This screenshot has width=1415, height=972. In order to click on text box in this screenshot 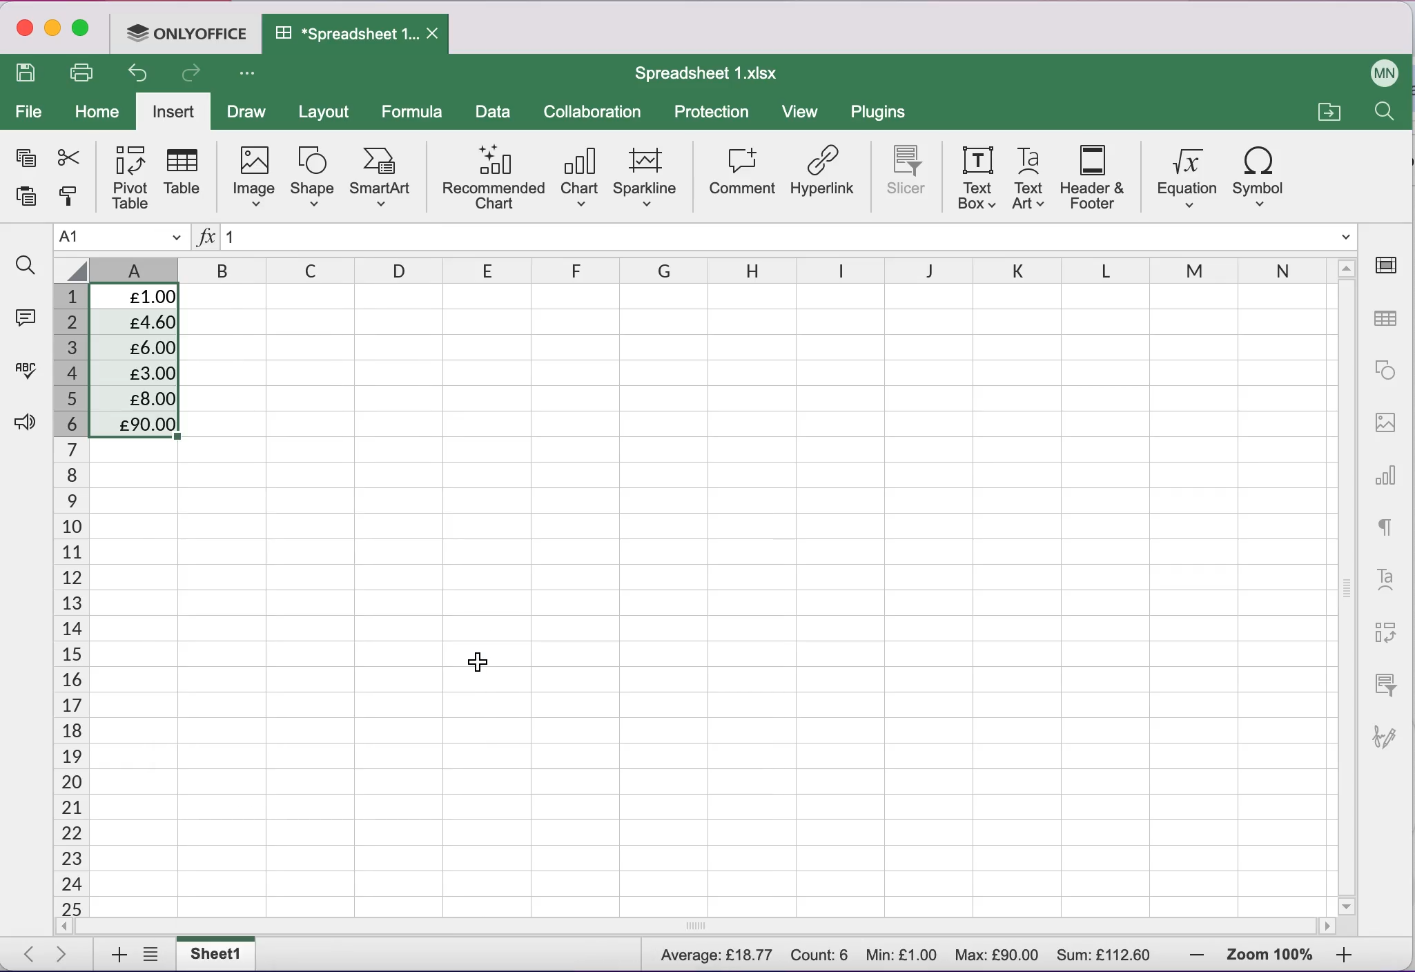, I will do `click(974, 177)`.